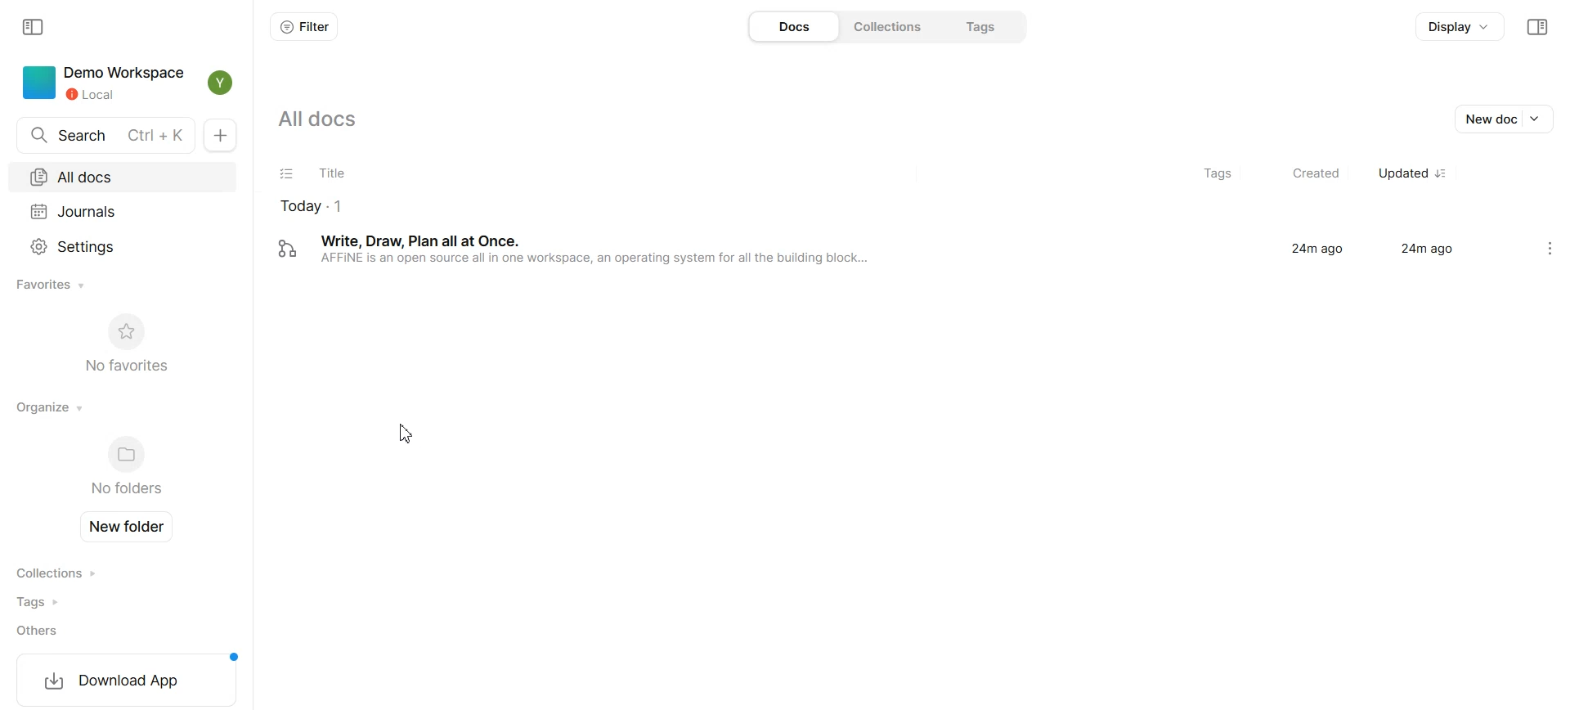 This screenshot has width=1570, height=710. What do you see at coordinates (409, 435) in the screenshot?
I see `Cursor` at bounding box center [409, 435].